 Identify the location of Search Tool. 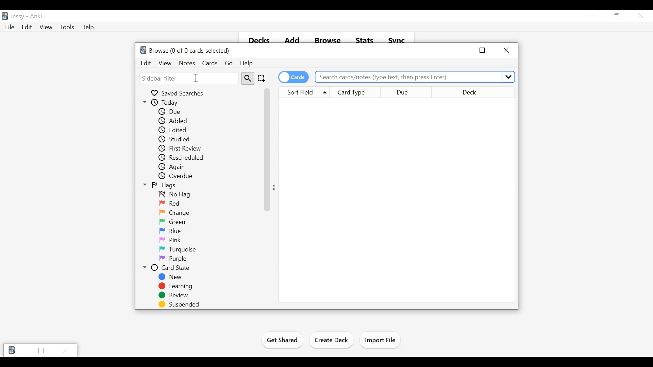
(248, 78).